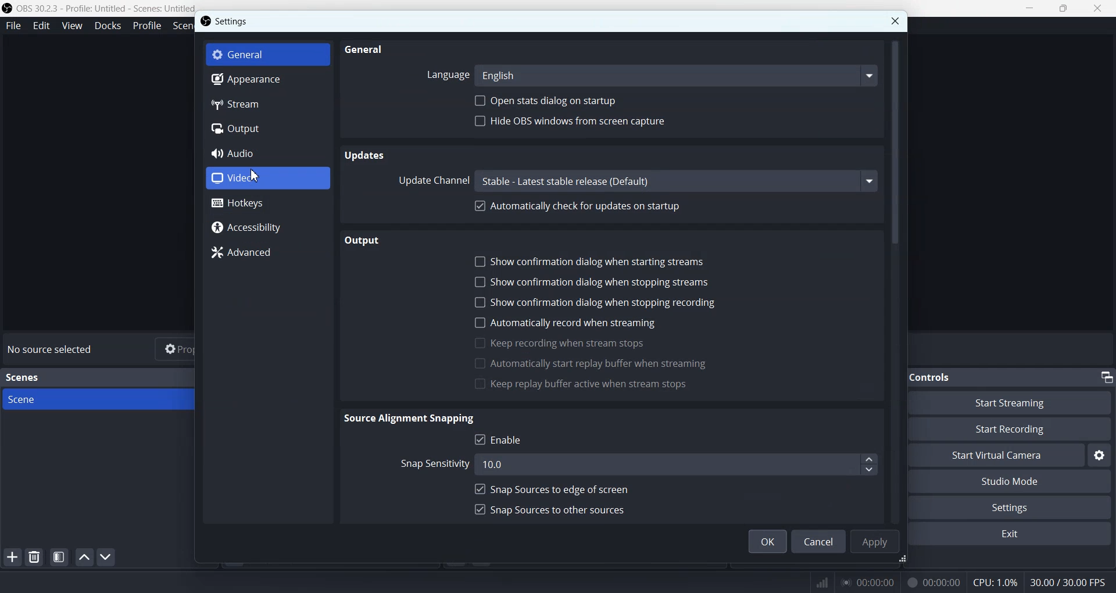 The height and width of the screenshot is (593, 1116). I want to click on Docks, so click(108, 26).